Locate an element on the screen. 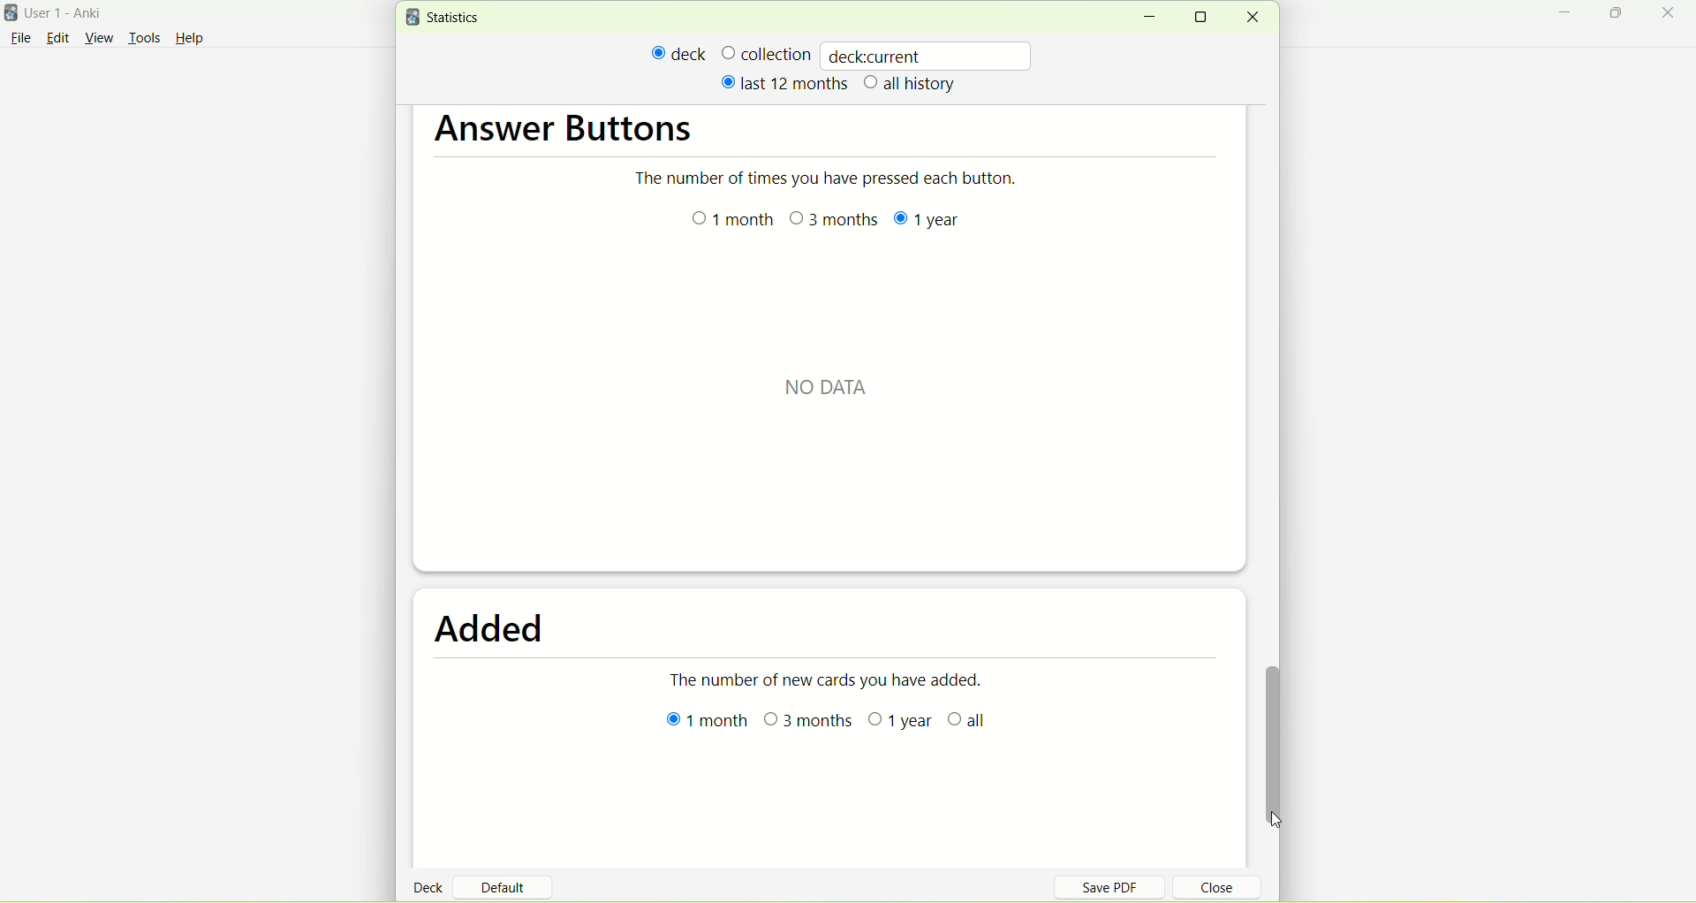  all history is located at coordinates (911, 85).